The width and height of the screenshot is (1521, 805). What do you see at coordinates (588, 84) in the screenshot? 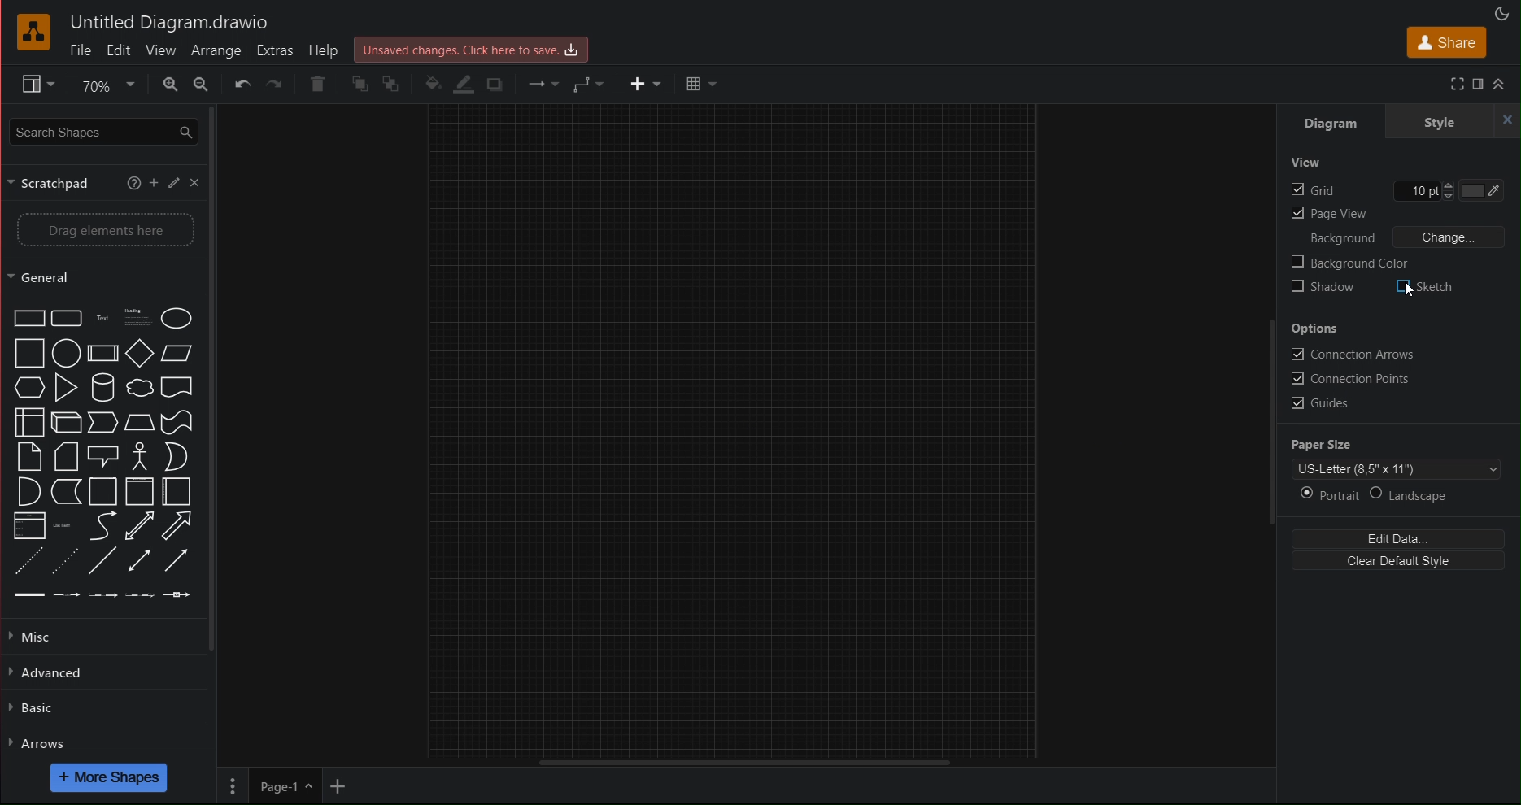
I see `Waypoint` at bounding box center [588, 84].